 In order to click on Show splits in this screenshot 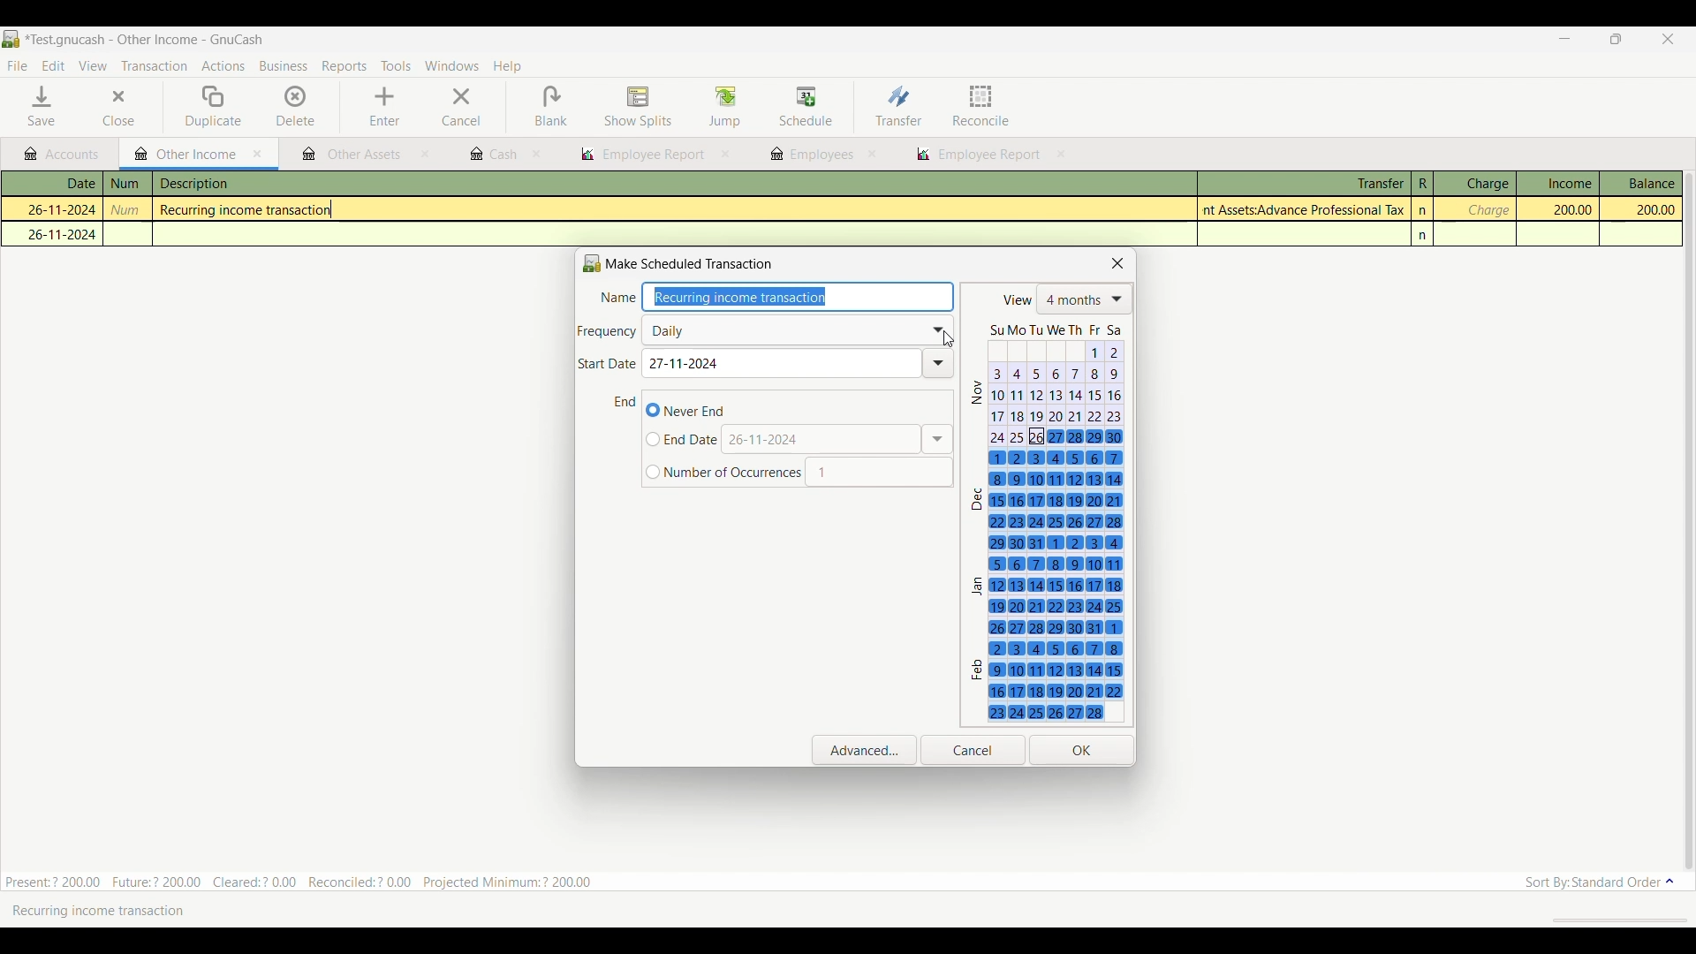, I will do `click(639, 108)`.